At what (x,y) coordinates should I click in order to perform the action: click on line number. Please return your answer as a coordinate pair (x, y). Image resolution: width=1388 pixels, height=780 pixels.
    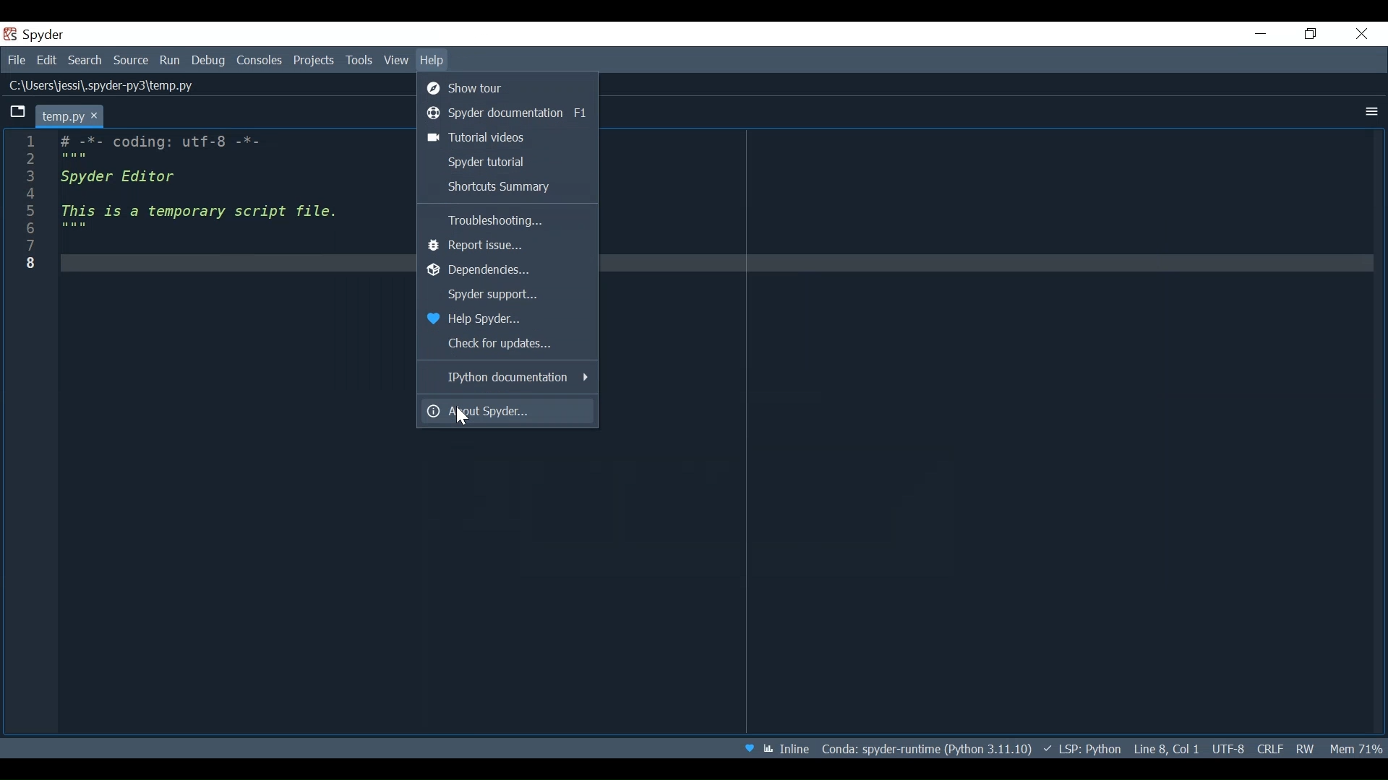
    Looking at the image, I should click on (29, 202).